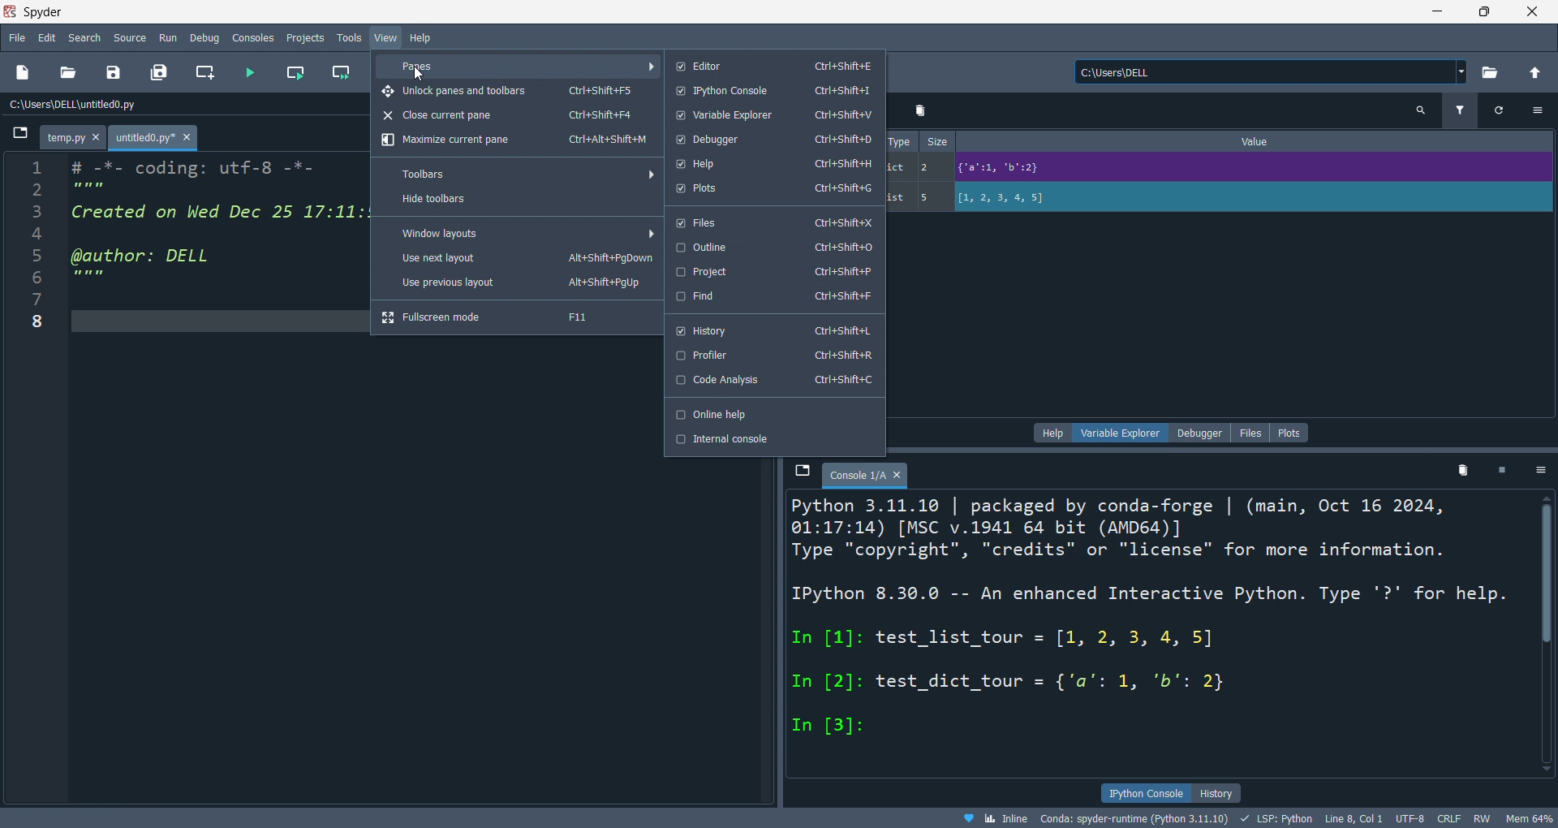 The image size is (1558, 828). Describe the element at coordinates (156, 139) in the screenshot. I see `untitled` at that location.